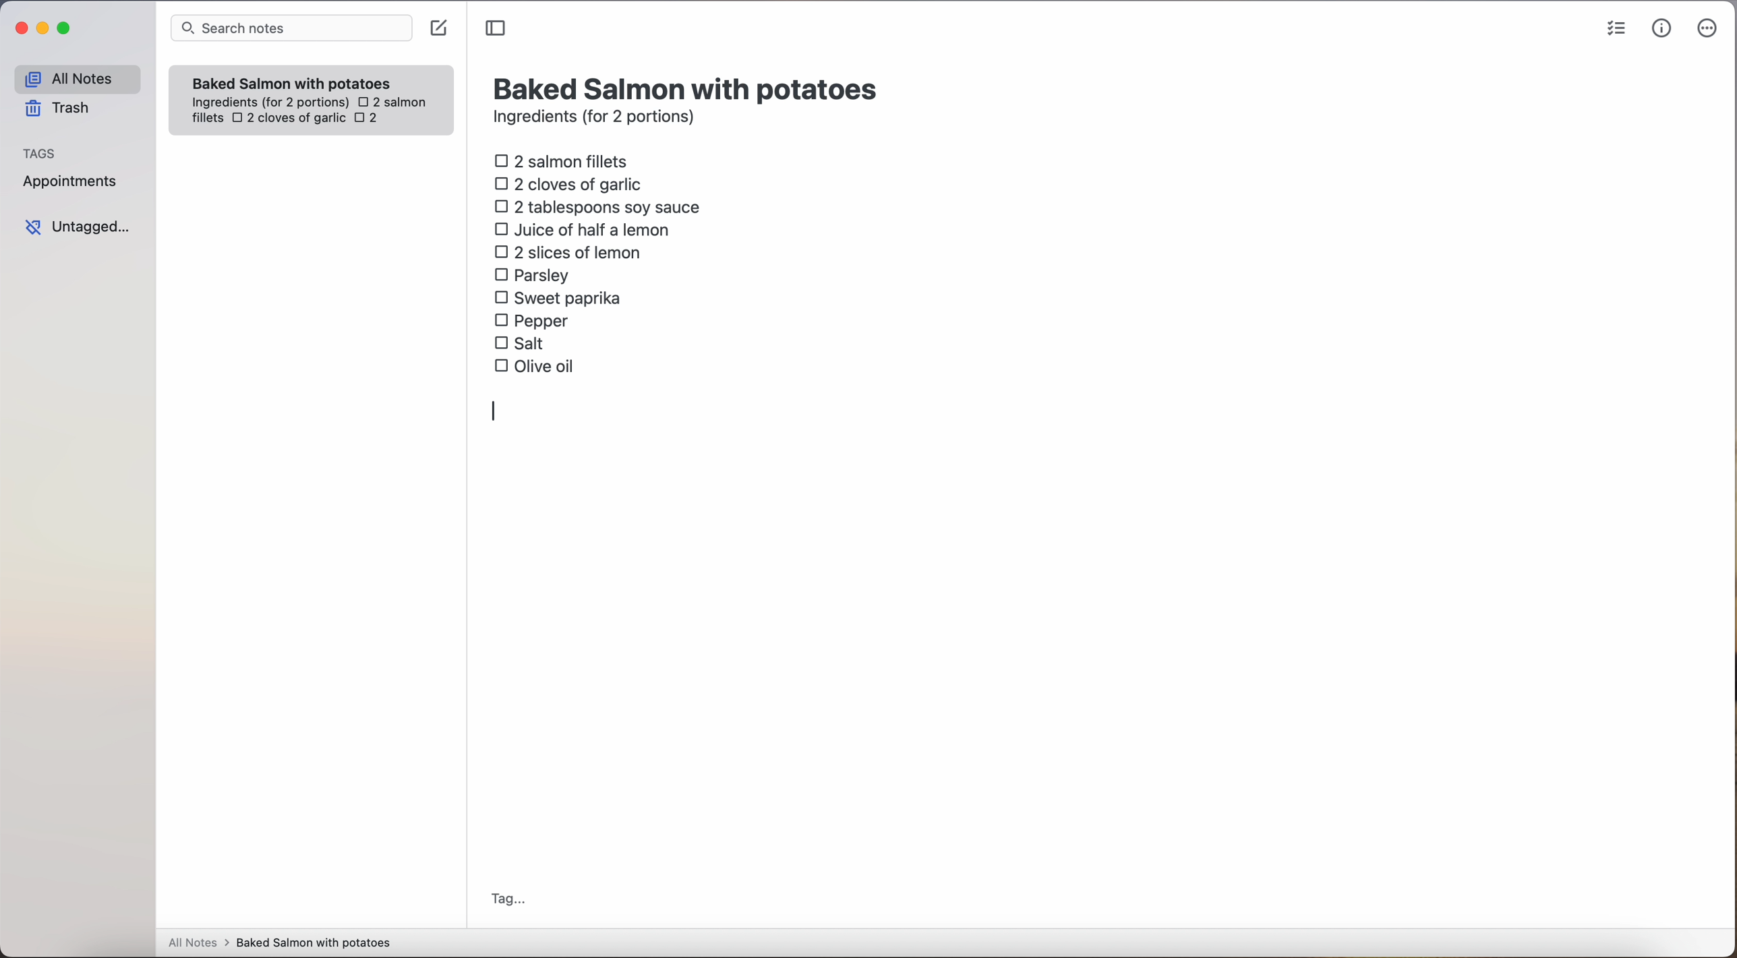  Describe the element at coordinates (42, 30) in the screenshot. I see `minimize Simplenote` at that location.